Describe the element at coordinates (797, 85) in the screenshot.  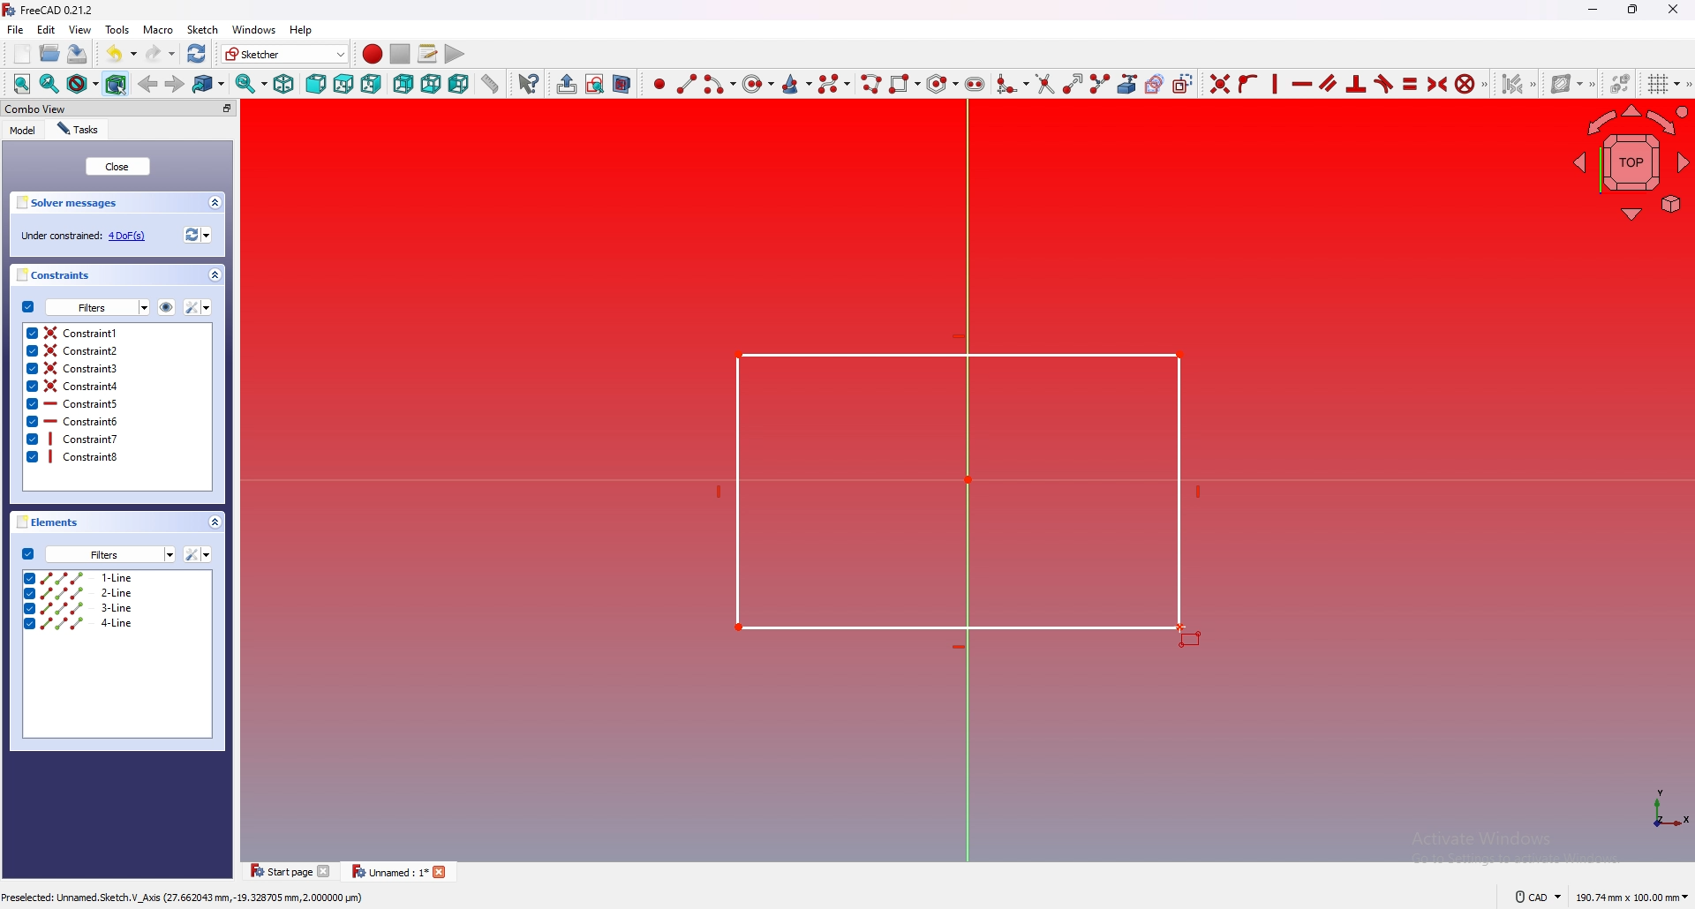
I see `create conic` at that location.